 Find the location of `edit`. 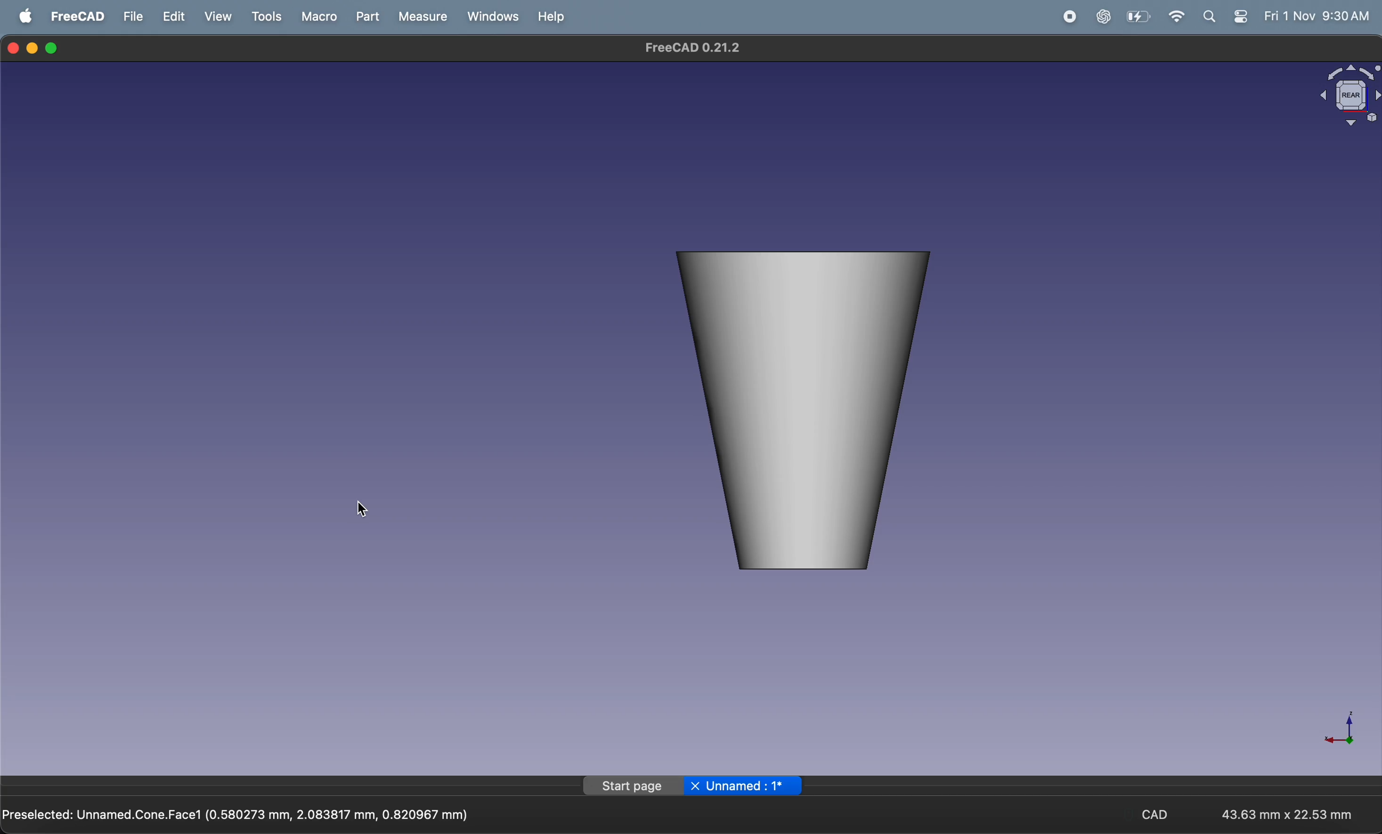

edit is located at coordinates (177, 16).